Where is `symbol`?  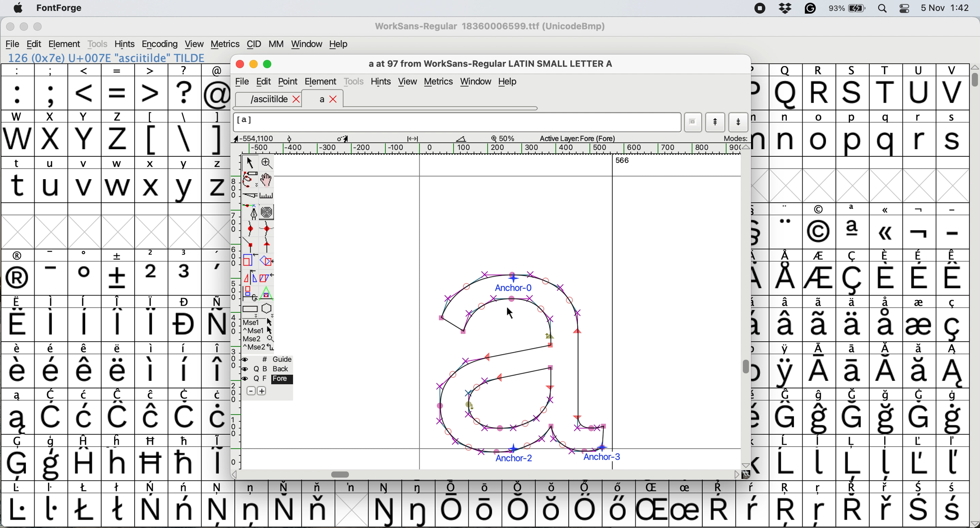 symbol is located at coordinates (787, 318).